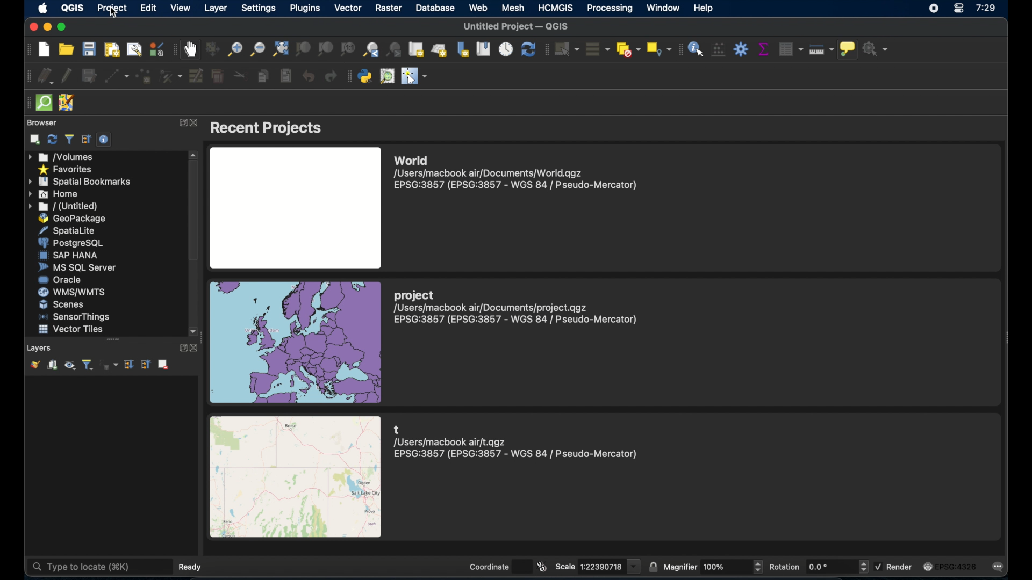  Describe the element at coordinates (70, 243) in the screenshot. I see `postgresql` at that location.